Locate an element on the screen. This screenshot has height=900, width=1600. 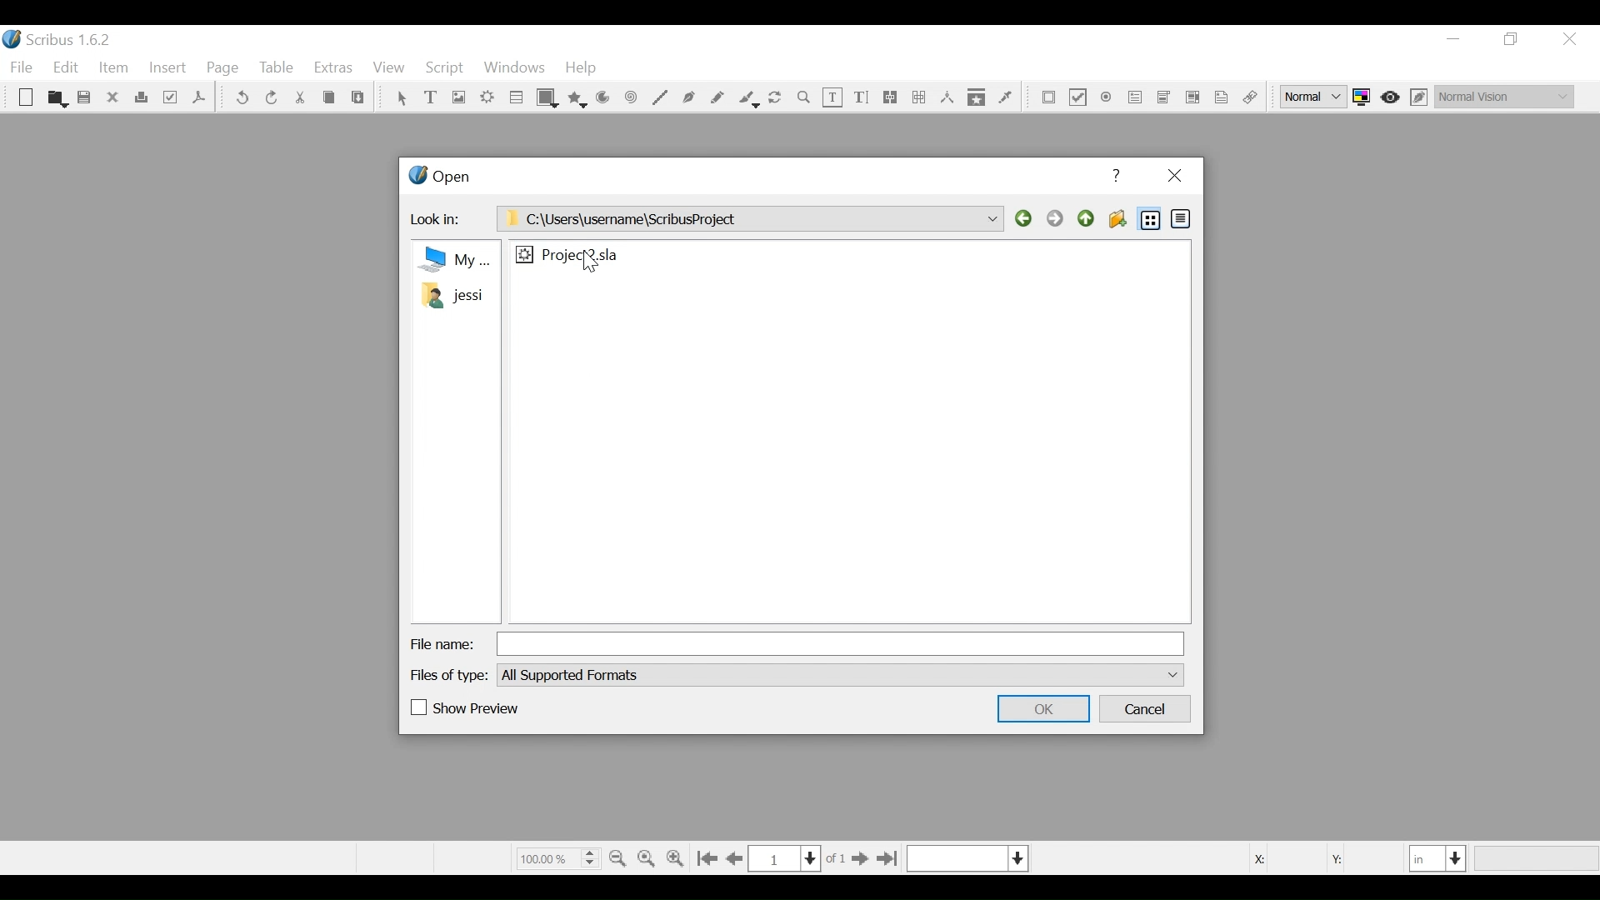
C:\Users is located at coordinates (749, 219).